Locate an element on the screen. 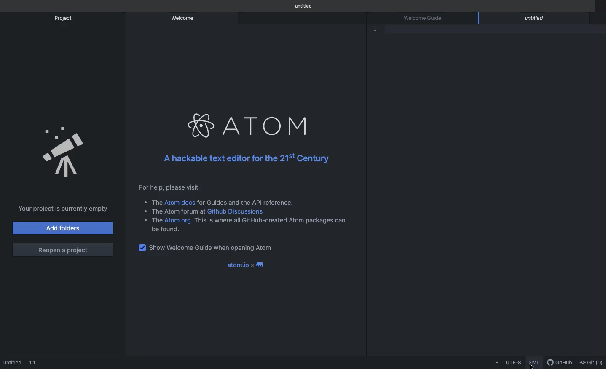 The height and width of the screenshot is (369, 606). list item content is located at coordinates (271, 221).